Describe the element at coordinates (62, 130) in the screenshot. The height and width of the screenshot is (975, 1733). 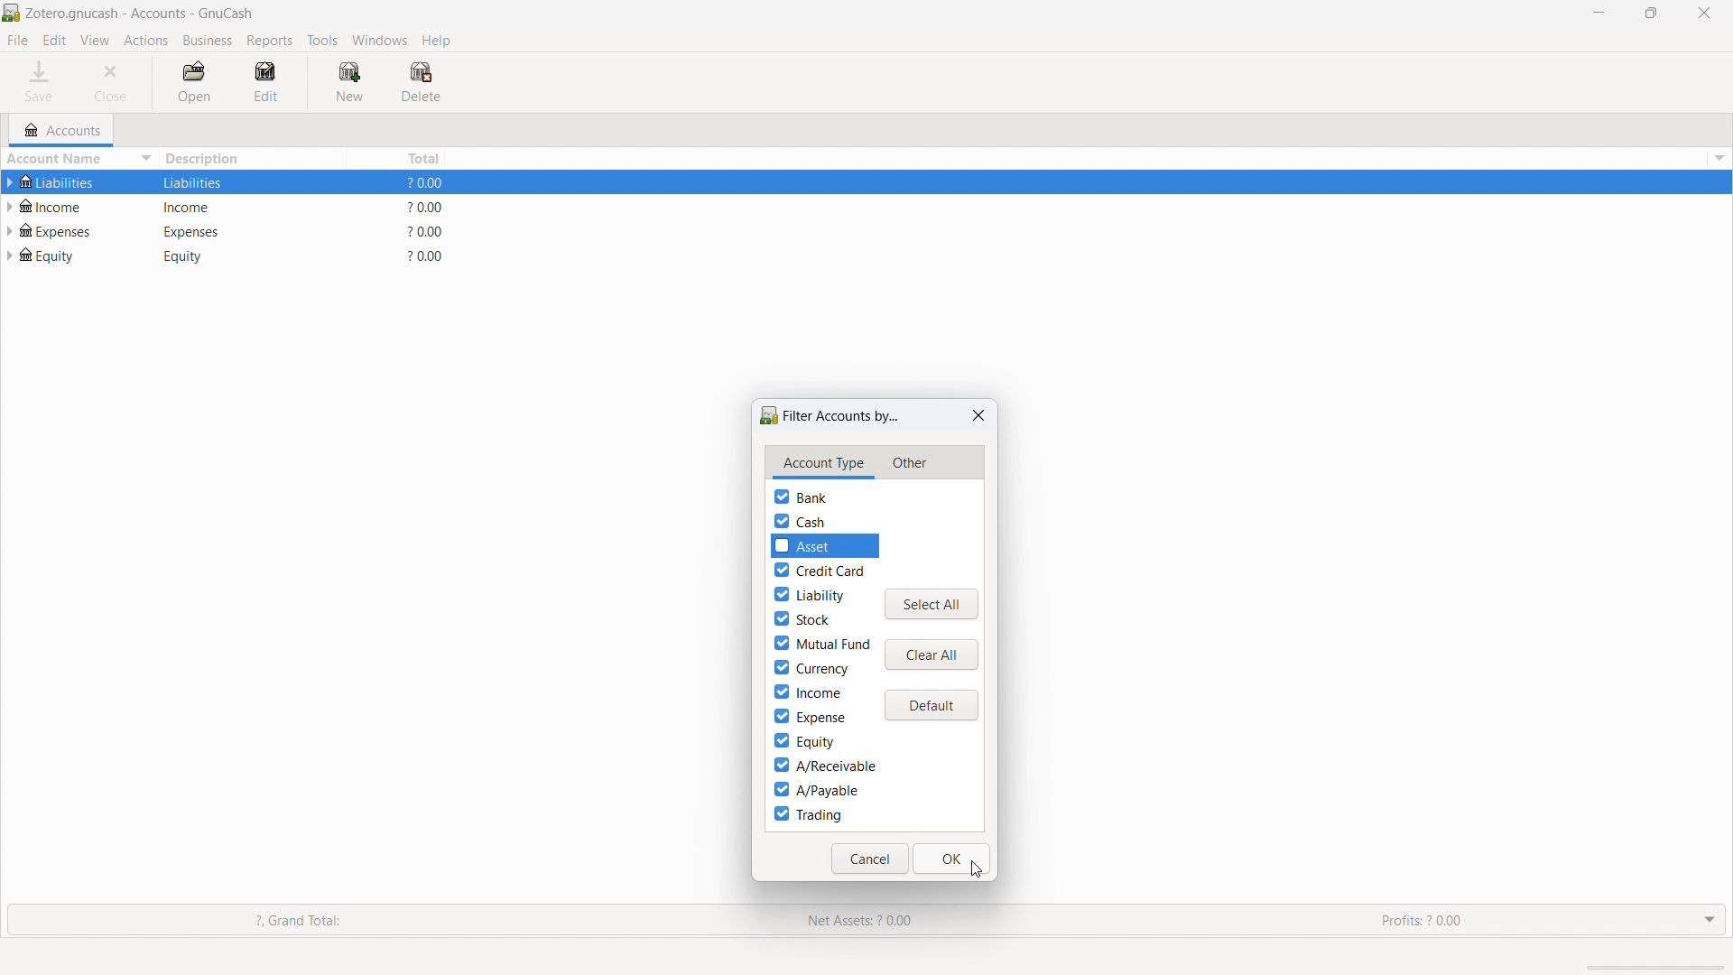
I see `accounts tab` at that location.